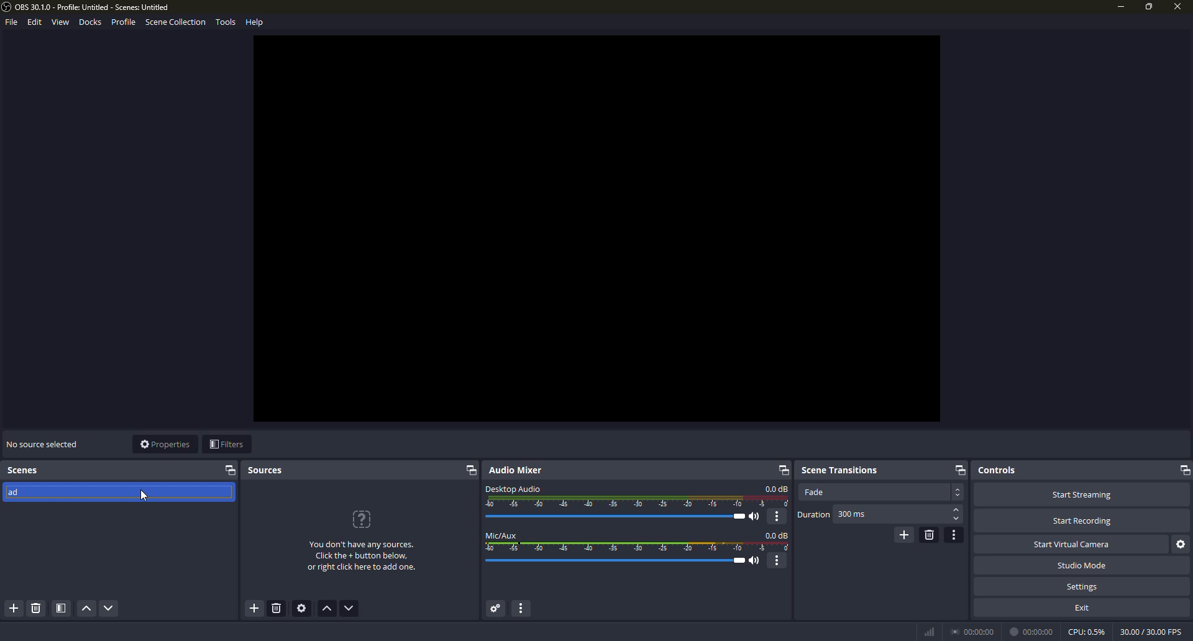 The height and width of the screenshot is (641, 1193). What do you see at coordinates (957, 510) in the screenshot?
I see `select up` at bounding box center [957, 510].